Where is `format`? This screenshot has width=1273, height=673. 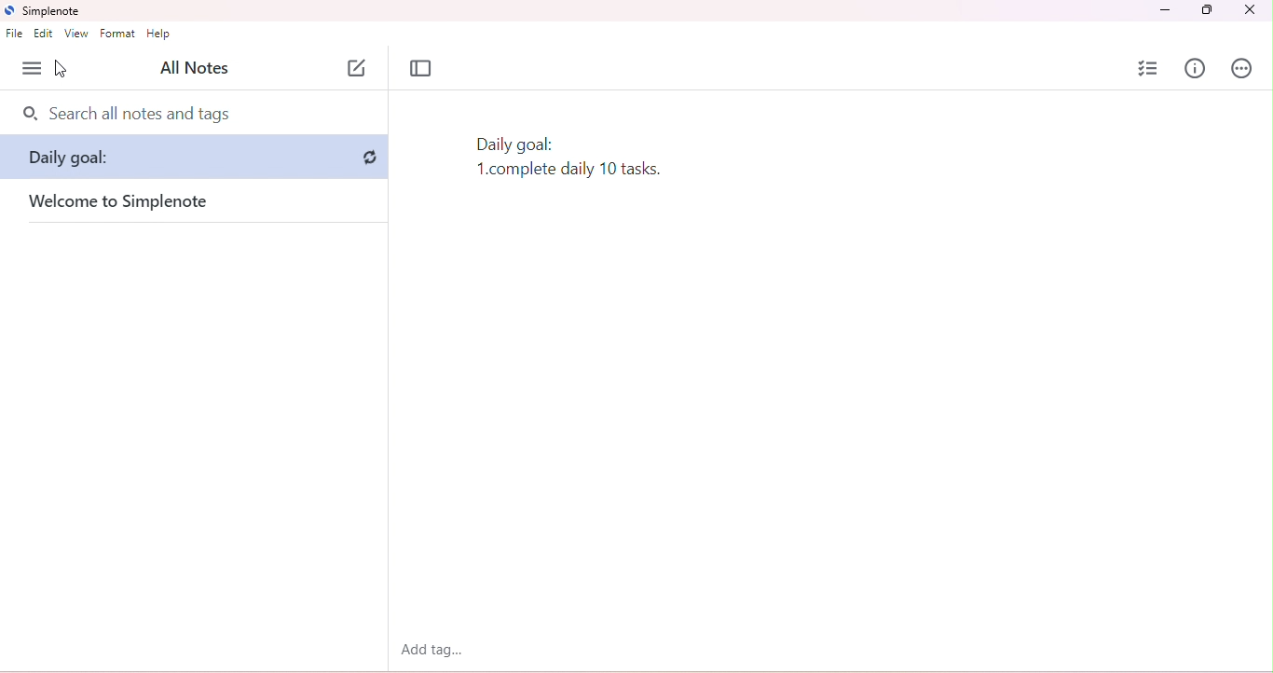 format is located at coordinates (118, 34).